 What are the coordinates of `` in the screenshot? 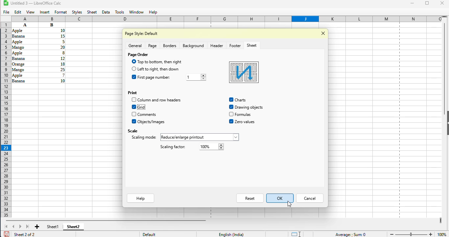 It's located at (52, 58).